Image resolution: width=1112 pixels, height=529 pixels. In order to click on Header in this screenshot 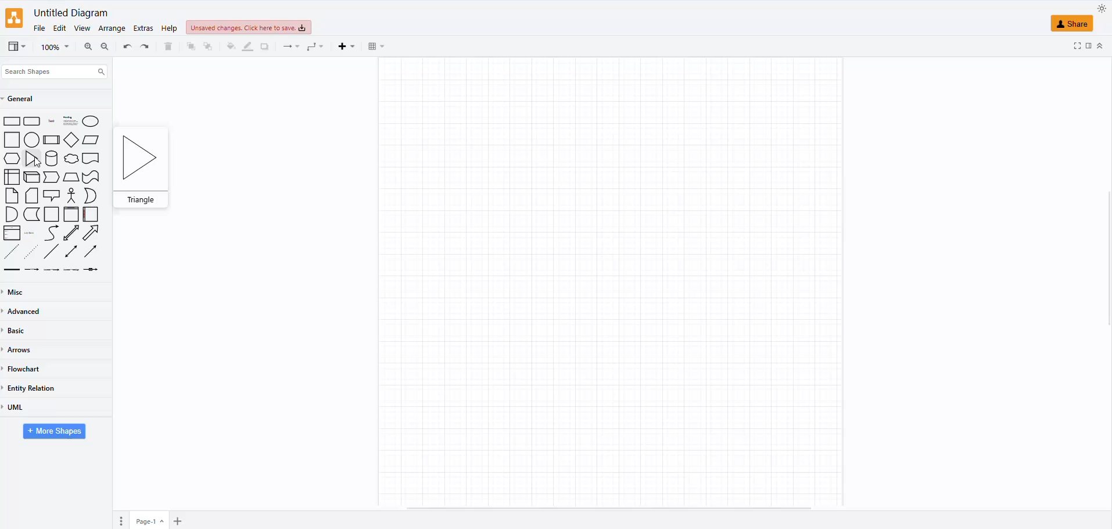, I will do `click(71, 215)`.